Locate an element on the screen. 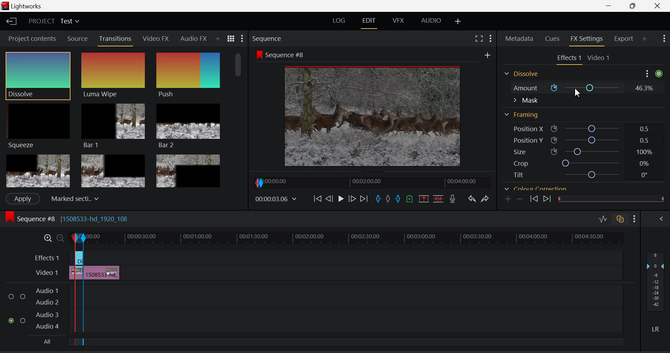 This screenshot has width=670, height=353. Tilt is located at coordinates (577, 174).